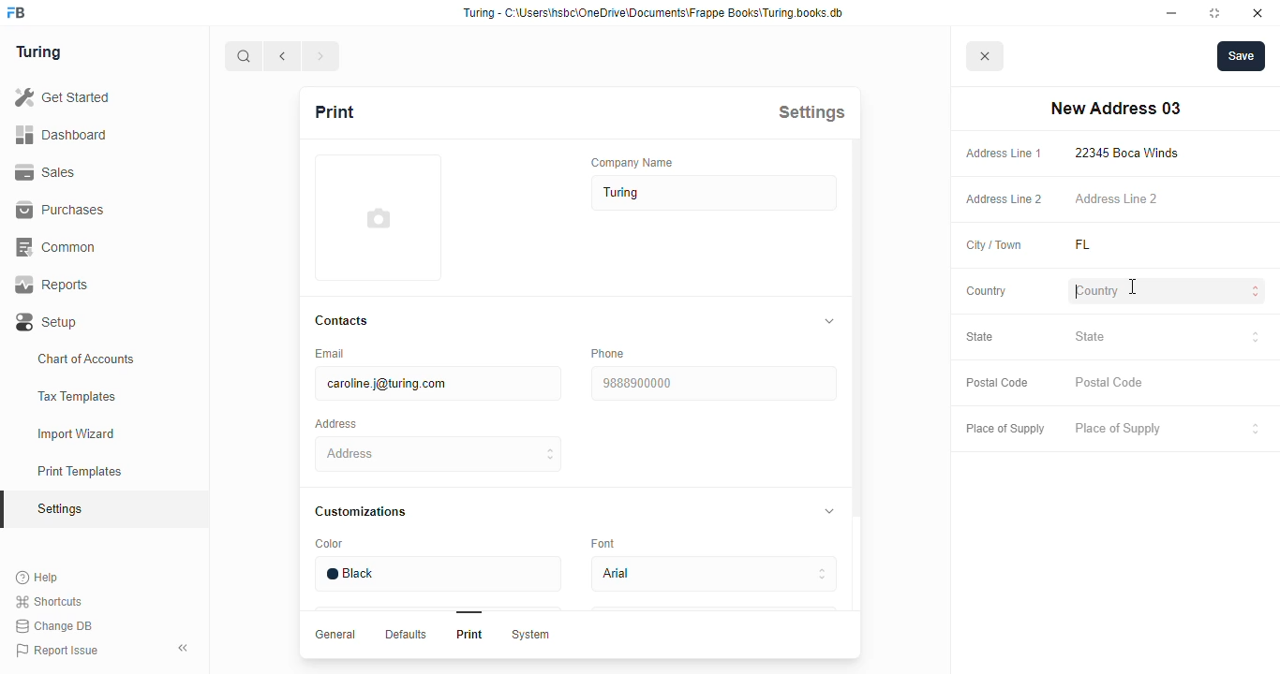 The image size is (1280, 674). I want to click on Turing - C:\Users\hshc\OneDrive\Documents\Frappe Books\Turing.books.db, so click(655, 13).